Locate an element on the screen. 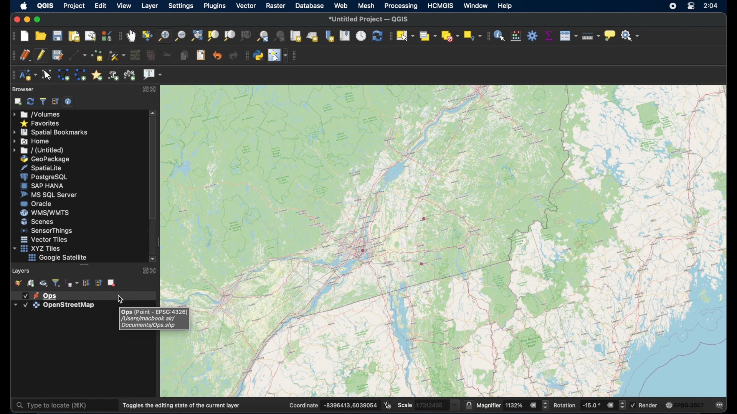  oracle is located at coordinates (35, 203).